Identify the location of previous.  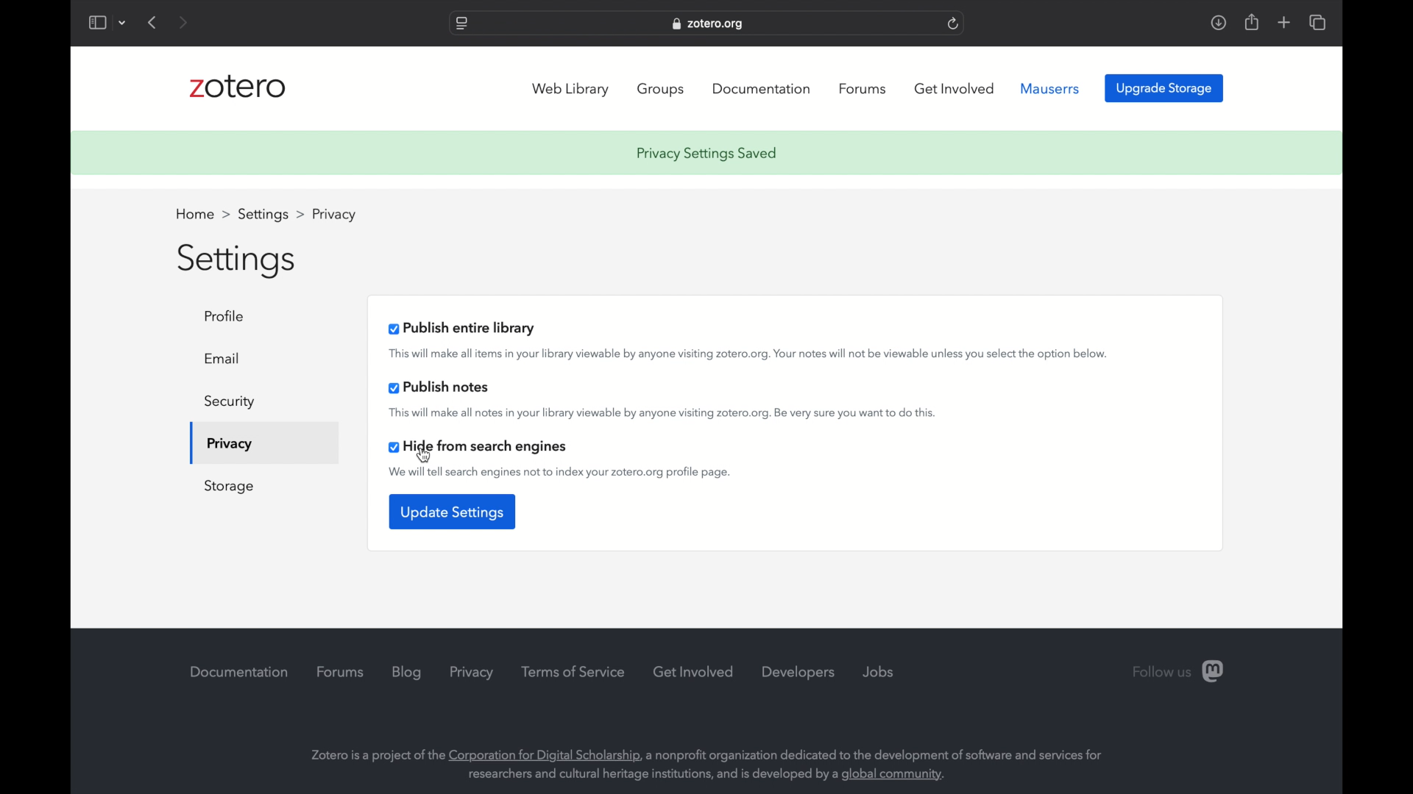
(153, 22).